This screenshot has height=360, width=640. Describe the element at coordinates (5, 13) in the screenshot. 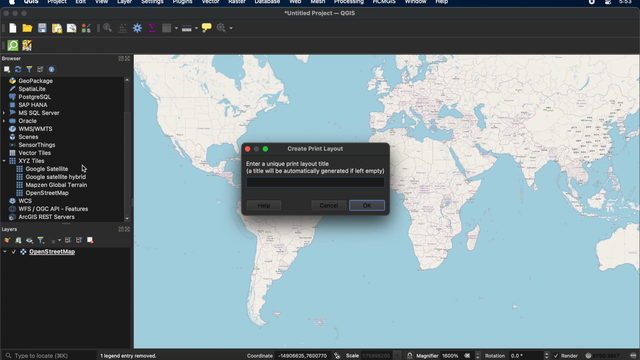

I see `close` at that location.